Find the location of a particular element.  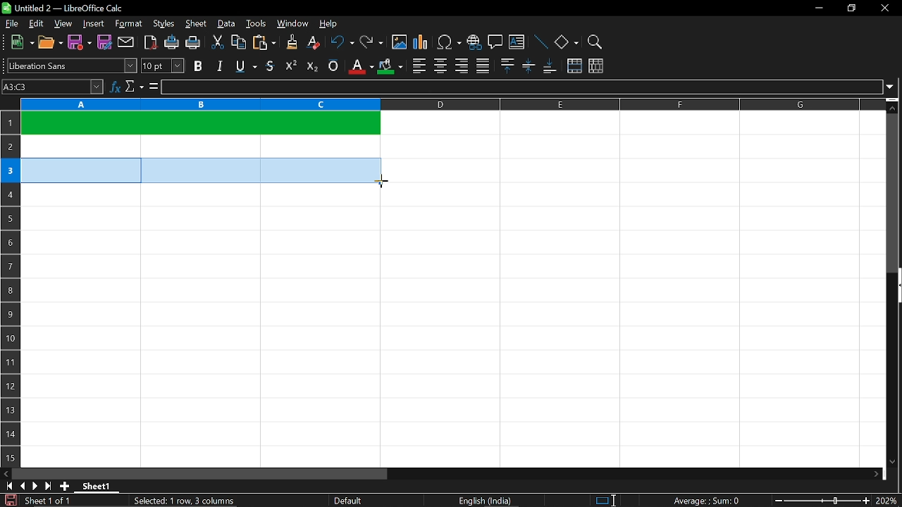

go to first page is located at coordinates (7, 487).